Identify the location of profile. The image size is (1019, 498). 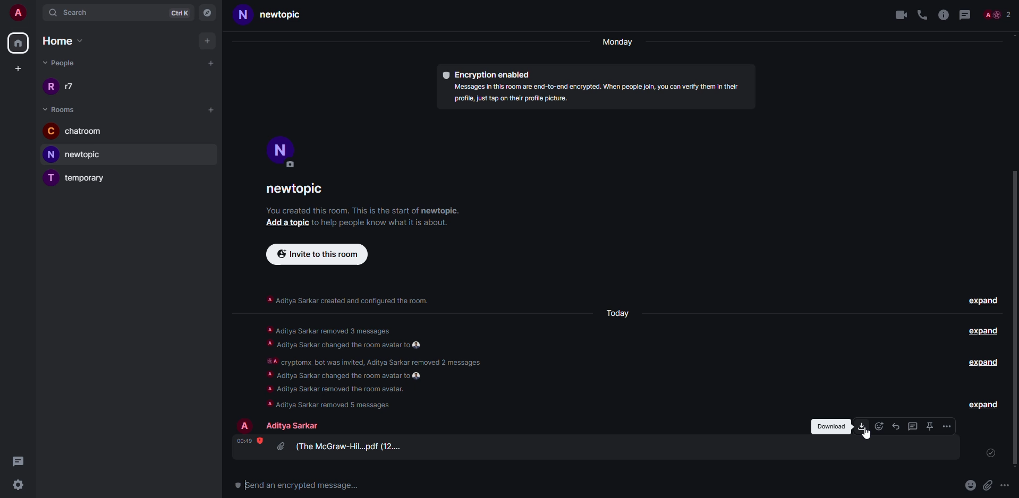
(283, 151).